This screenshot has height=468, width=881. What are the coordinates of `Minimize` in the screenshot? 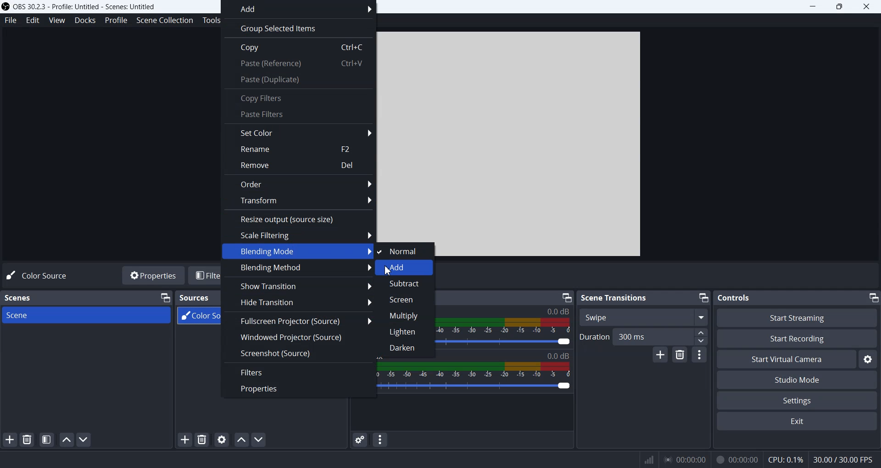 It's located at (873, 298).